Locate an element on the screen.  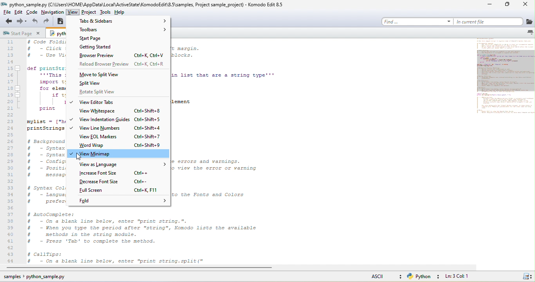
ascii is located at coordinates (384, 276).